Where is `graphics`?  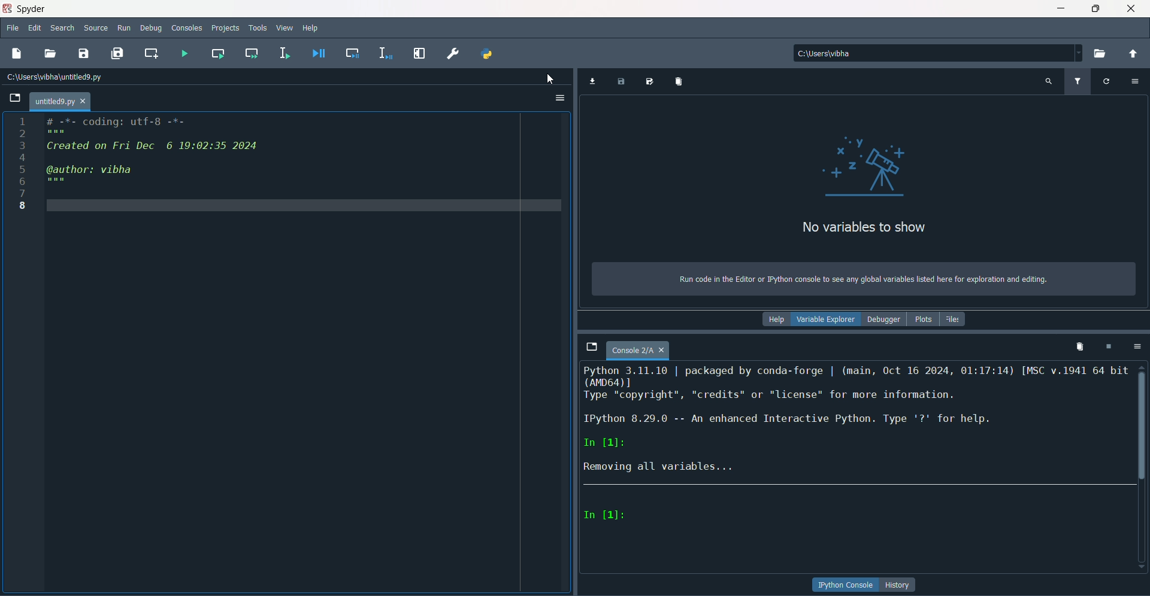 graphics is located at coordinates (868, 165).